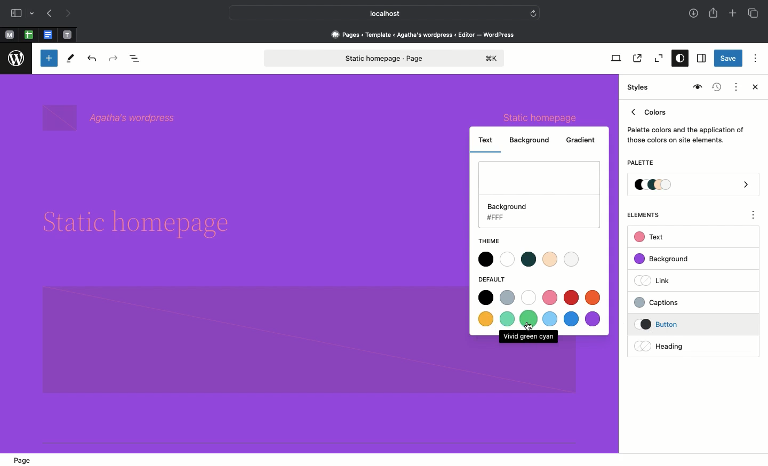 This screenshot has height=466, width=768. What do you see at coordinates (29, 35) in the screenshot?
I see `Pinned tab` at bounding box center [29, 35].